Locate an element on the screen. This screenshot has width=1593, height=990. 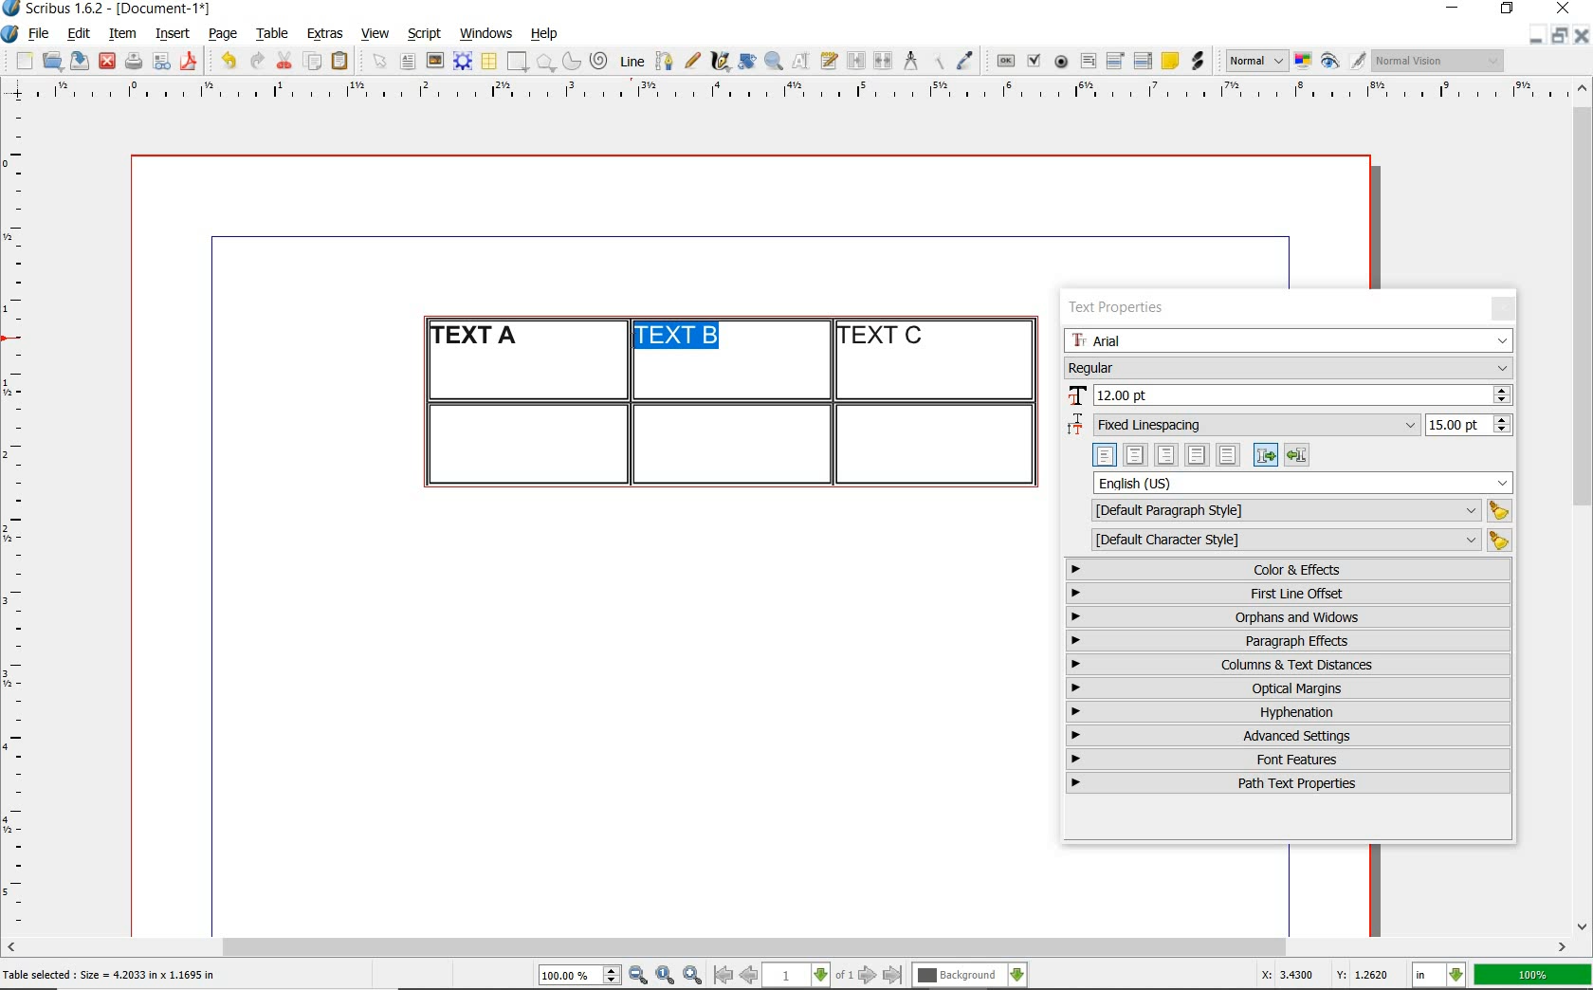
default paragraph style is located at coordinates (1297, 511).